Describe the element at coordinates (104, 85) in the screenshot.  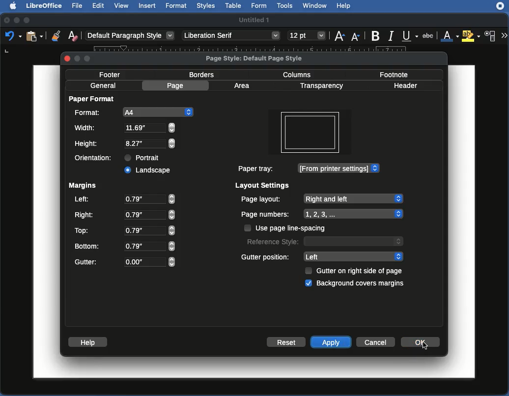
I see `General` at that location.